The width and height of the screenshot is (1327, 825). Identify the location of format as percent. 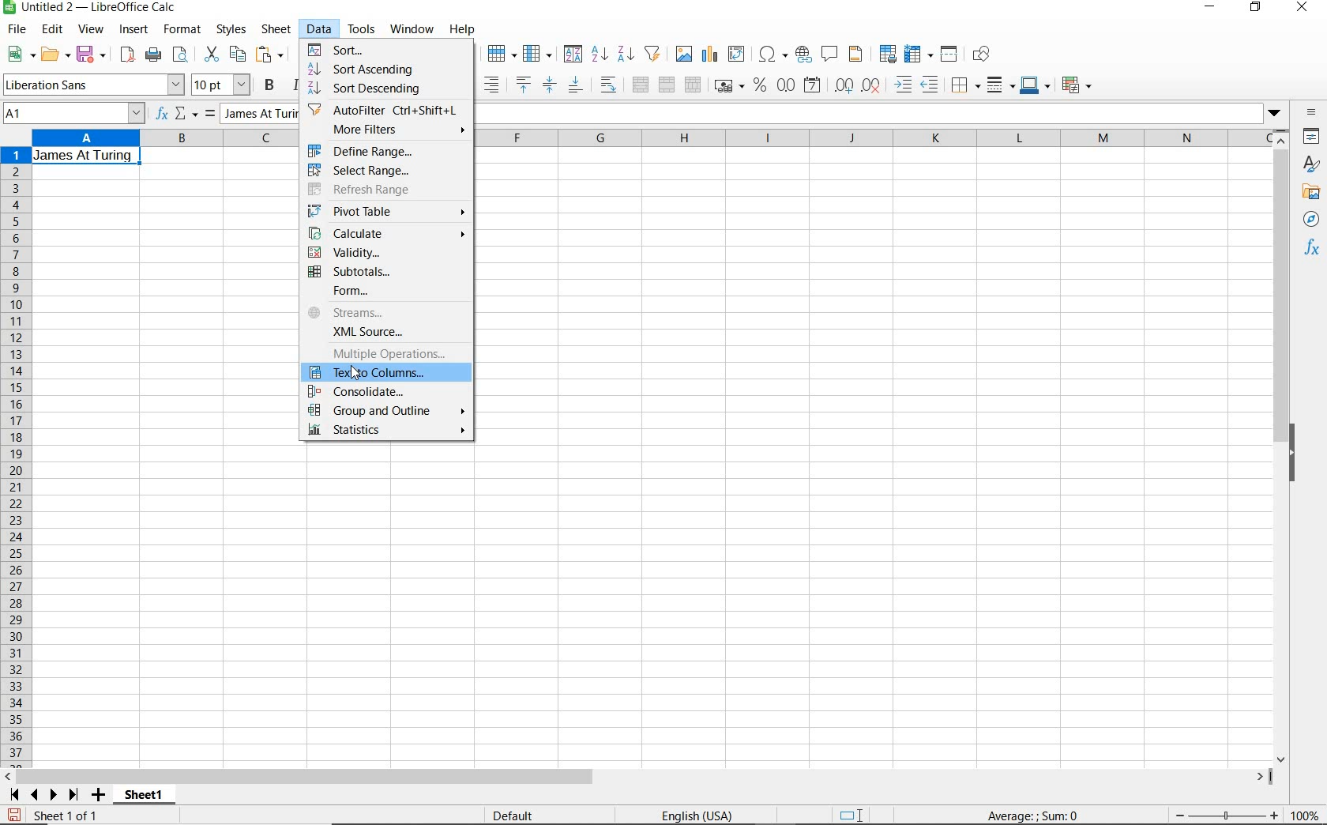
(759, 86).